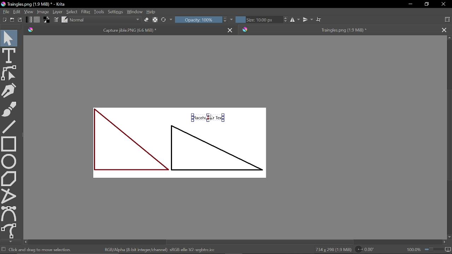 The image size is (452, 254). I want to click on New document, so click(4, 20).